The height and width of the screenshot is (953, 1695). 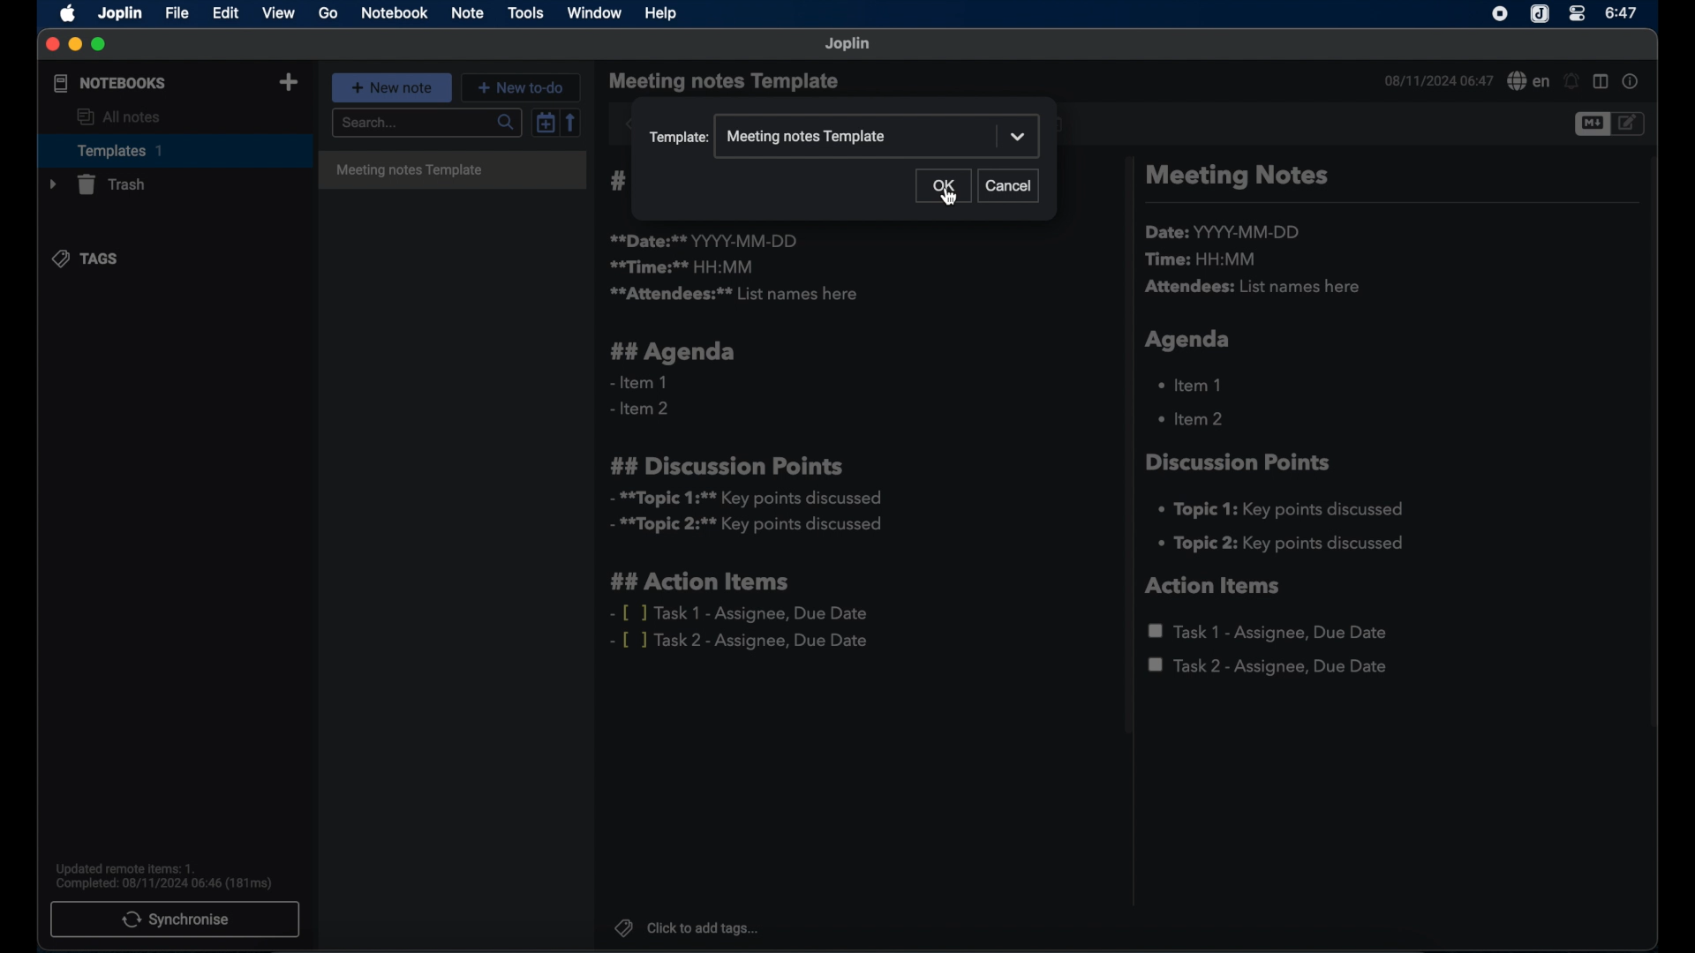 What do you see at coordinates (682, 266) in the screenshot?
I see `**time:** HH:MM` at bounding box center [682, 266].